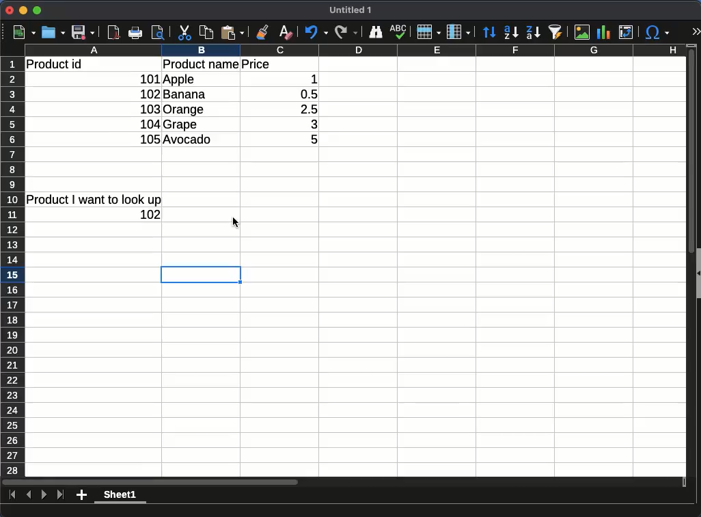  I want to click on vertical scroll, so click(691, 261).